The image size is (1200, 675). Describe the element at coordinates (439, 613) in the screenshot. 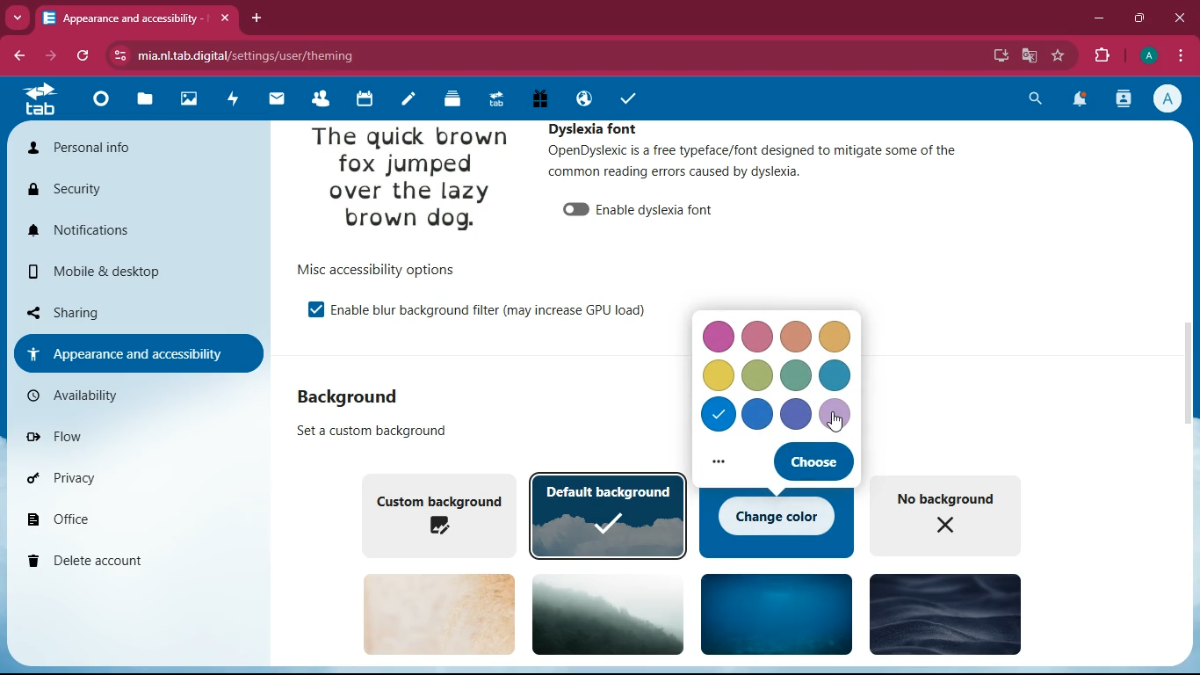

I see `background` at that location.